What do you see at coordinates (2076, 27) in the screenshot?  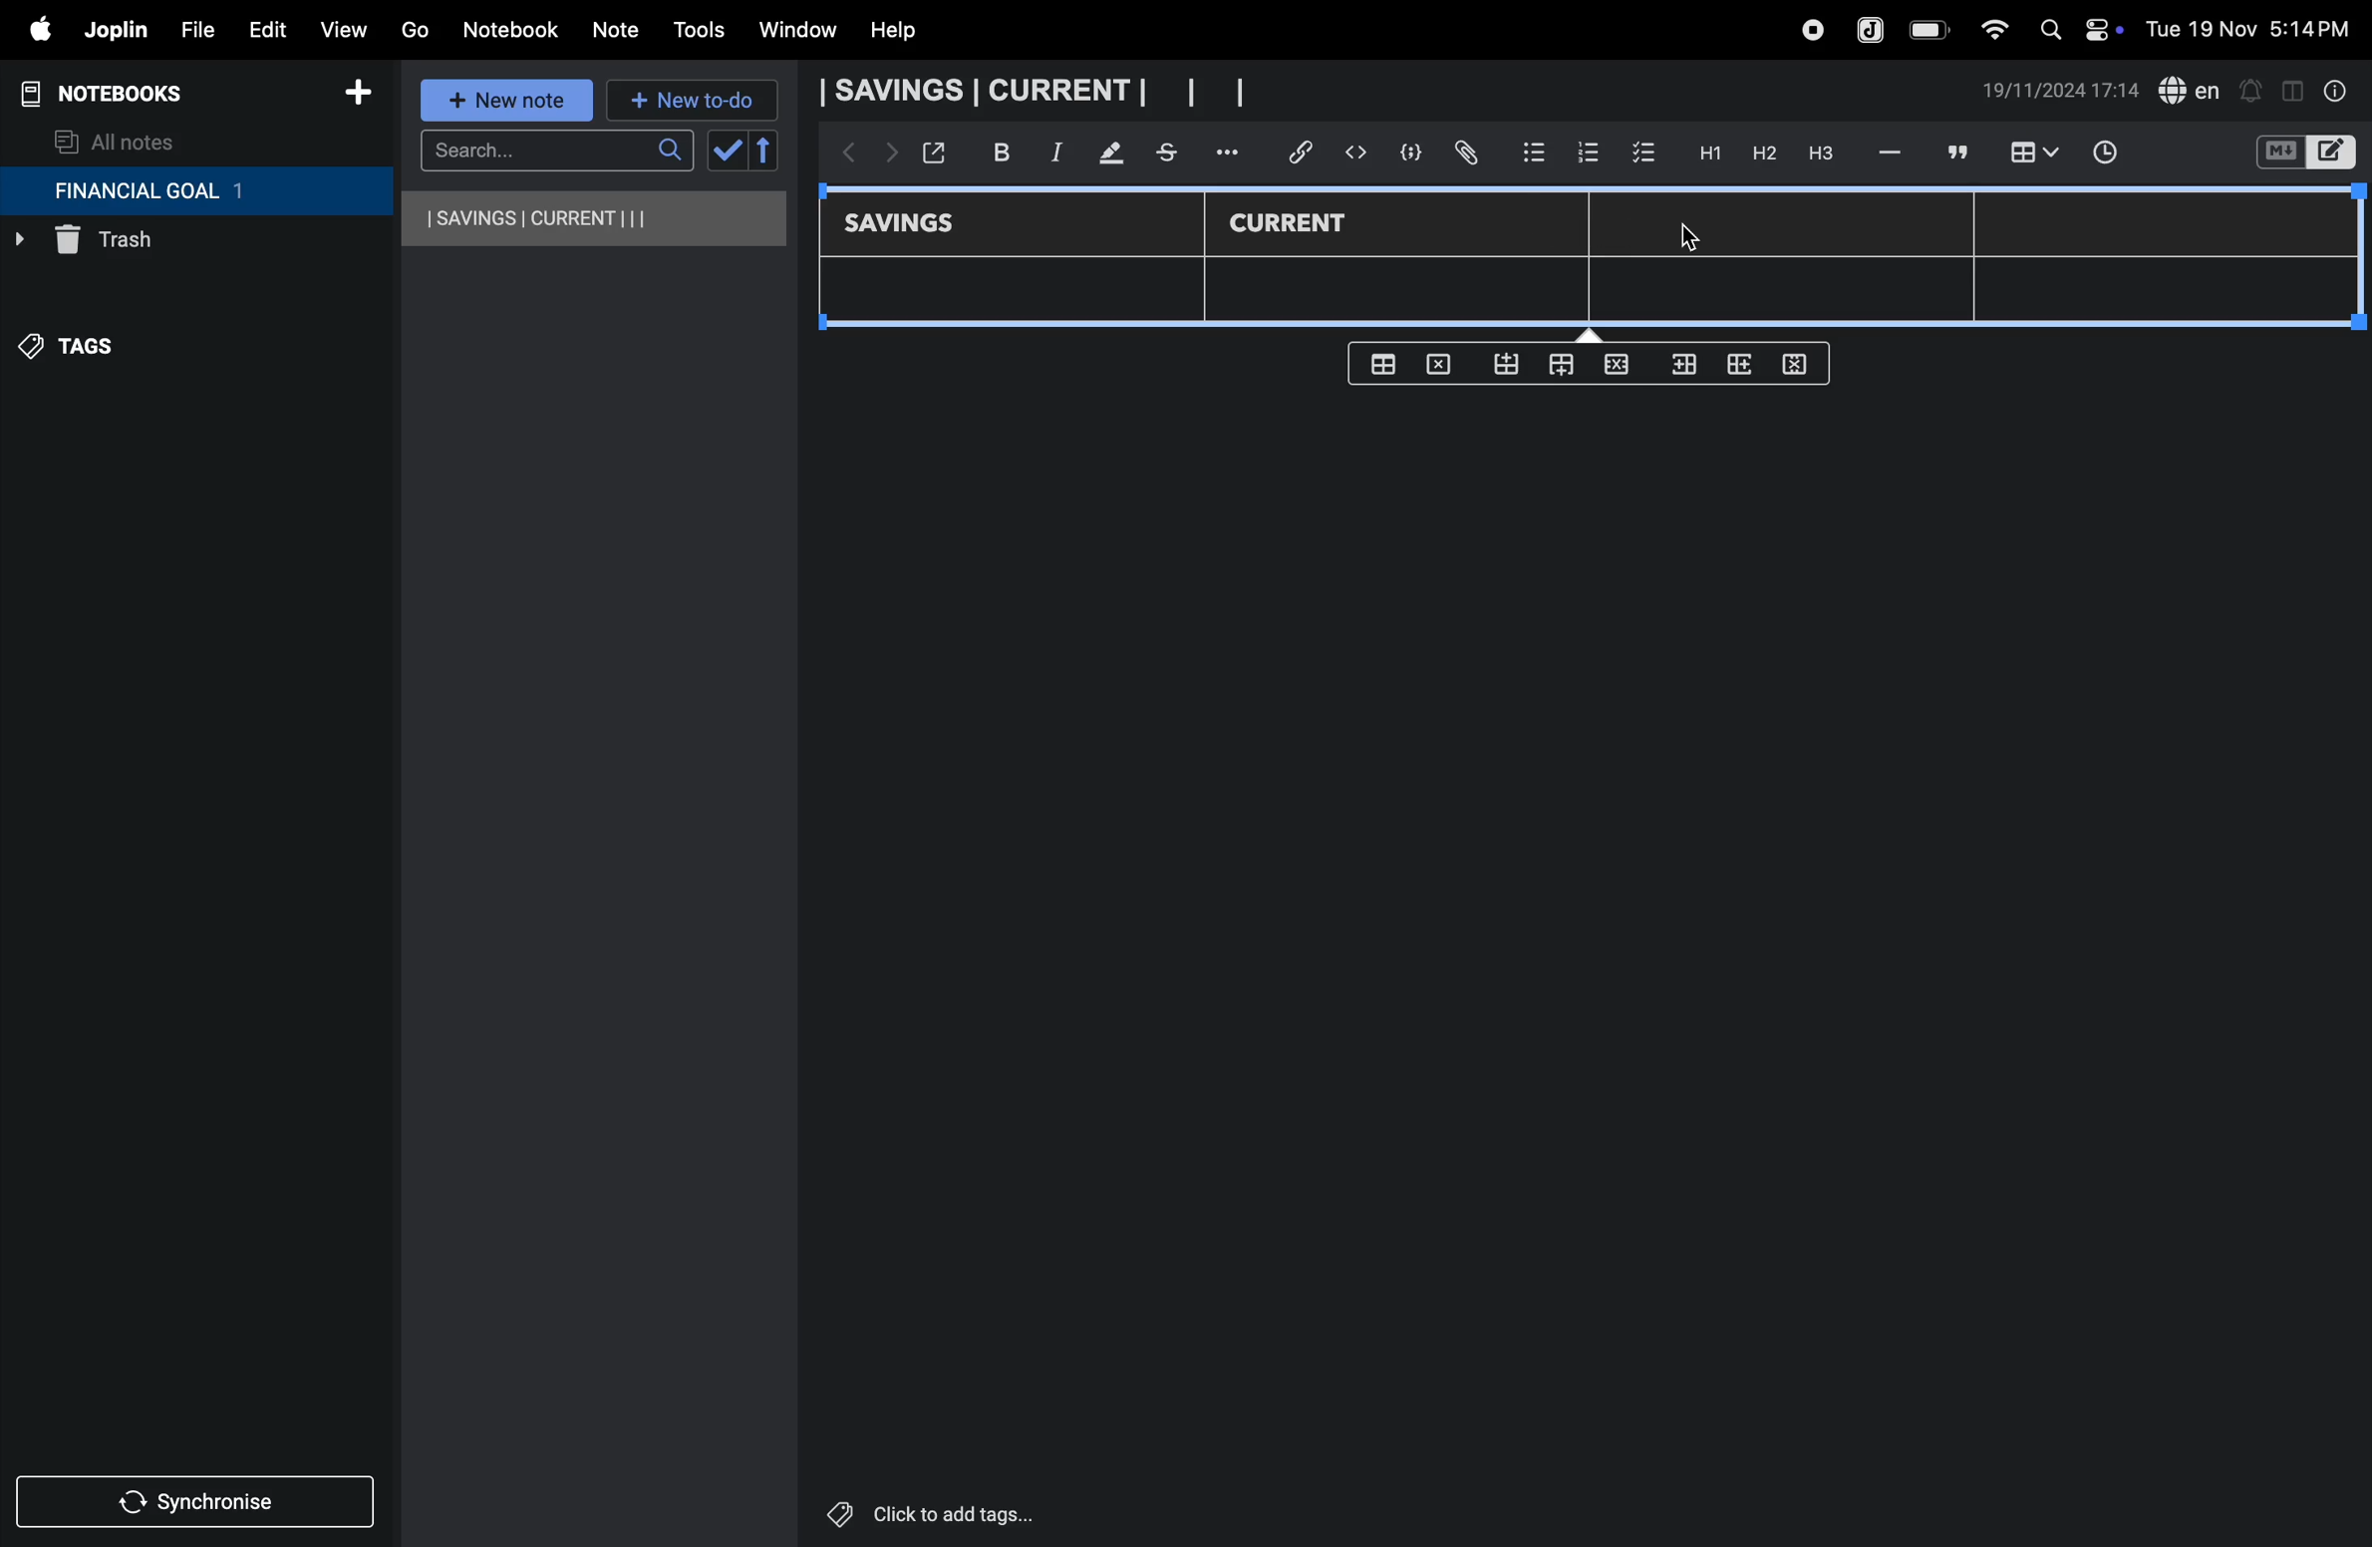 I see `apple widgets` at bounding box center [2076, 27].